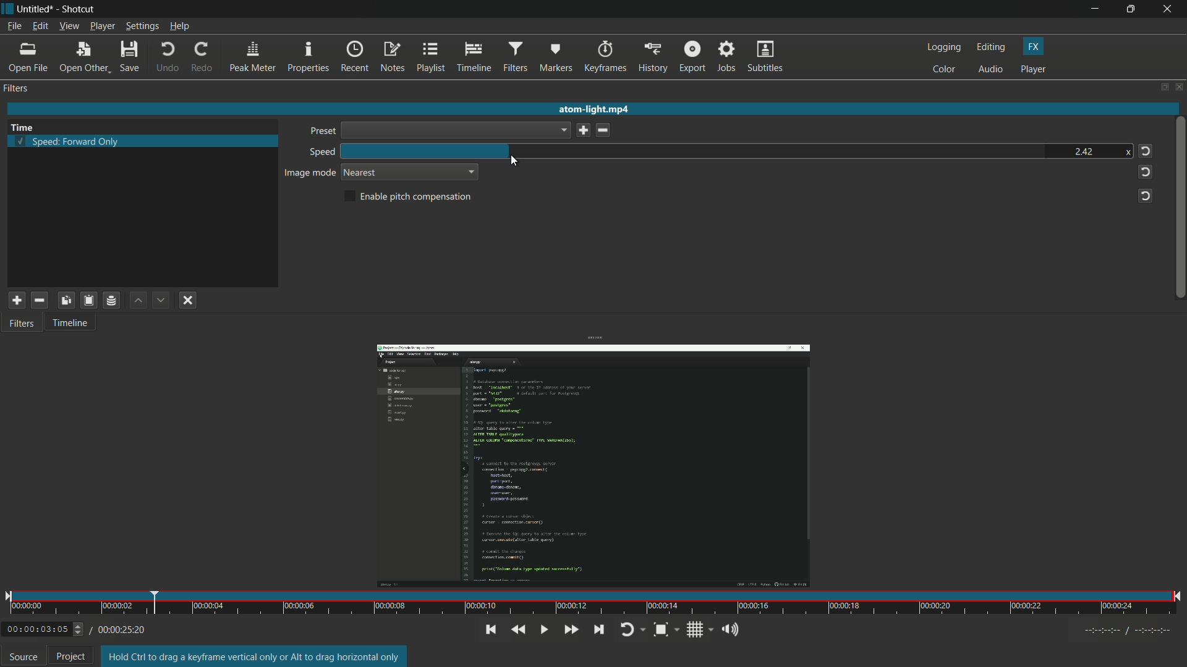 The image size is (1187, 667). What do you see at coordinates (40, 26) in the screenshot?
I see `edit menu` at bounding box center [40, 26].